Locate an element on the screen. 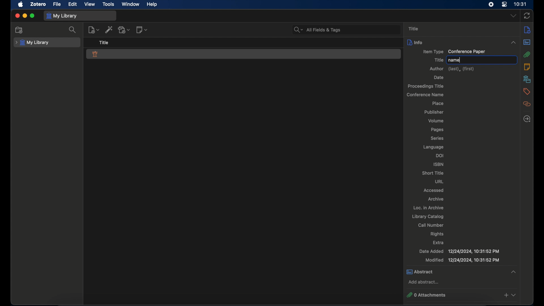 The width and height of the screenshot is (544, 306). url is located at coordinates (439, 181).